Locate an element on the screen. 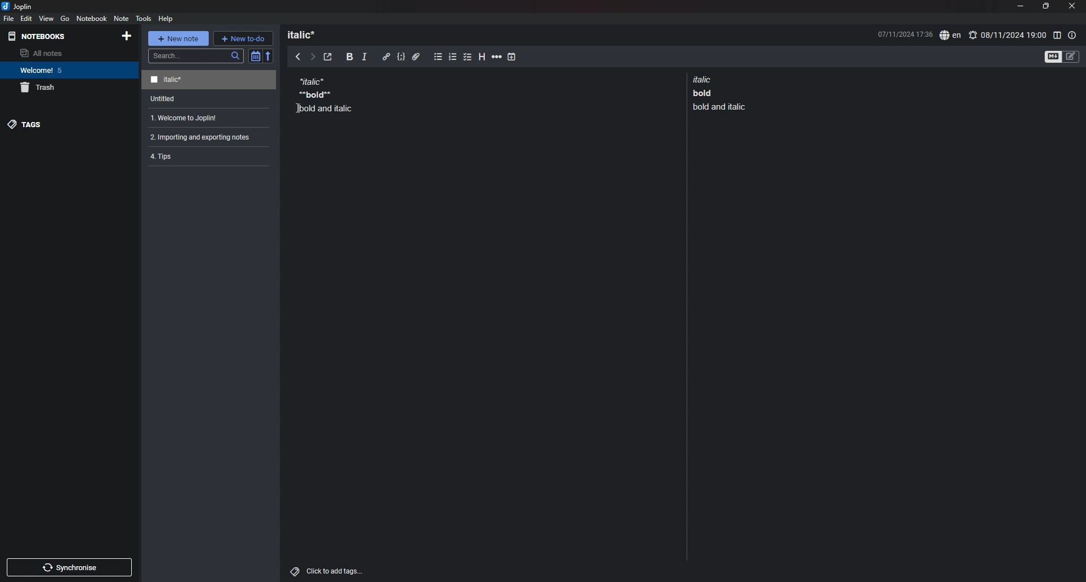 Image resolution: width=1086 pixels, height=582 pixels. add tags is located at coordinates (328, 571).